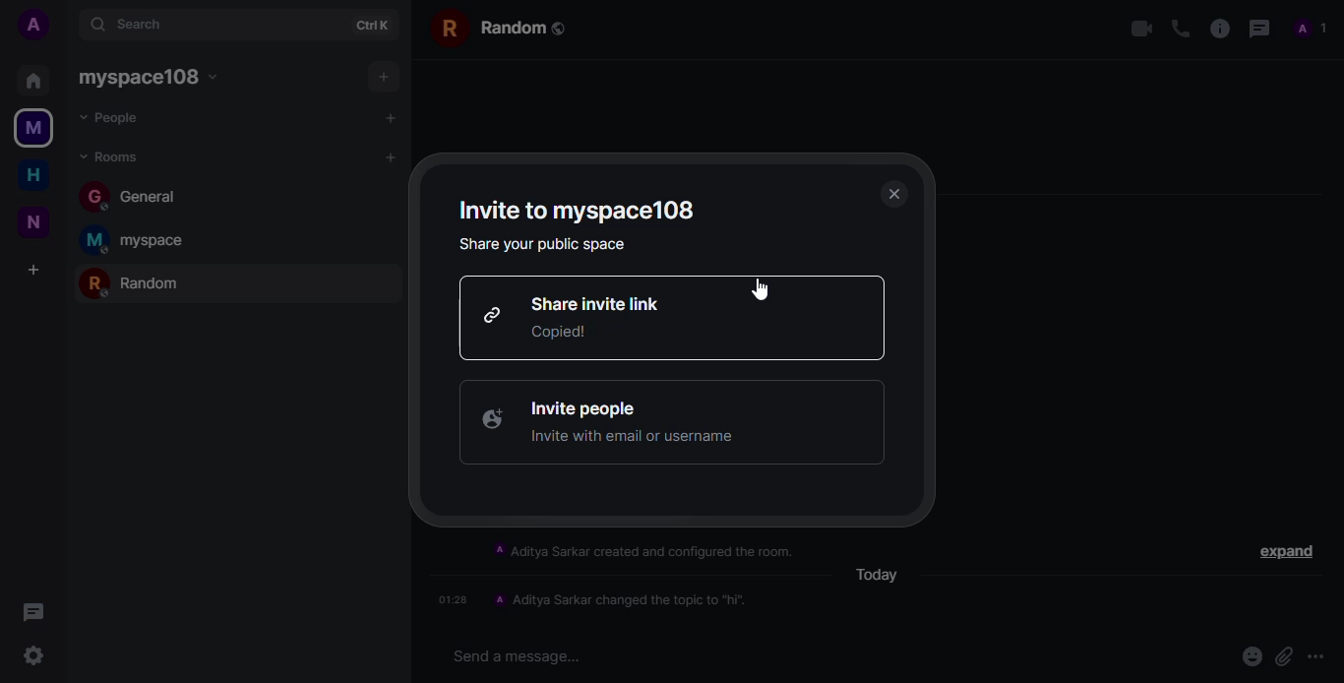 This screenshot has width=1344, height=683. Describe the element at coordinates (1179, 30) in the screenshot. I see `voice call` at that location.